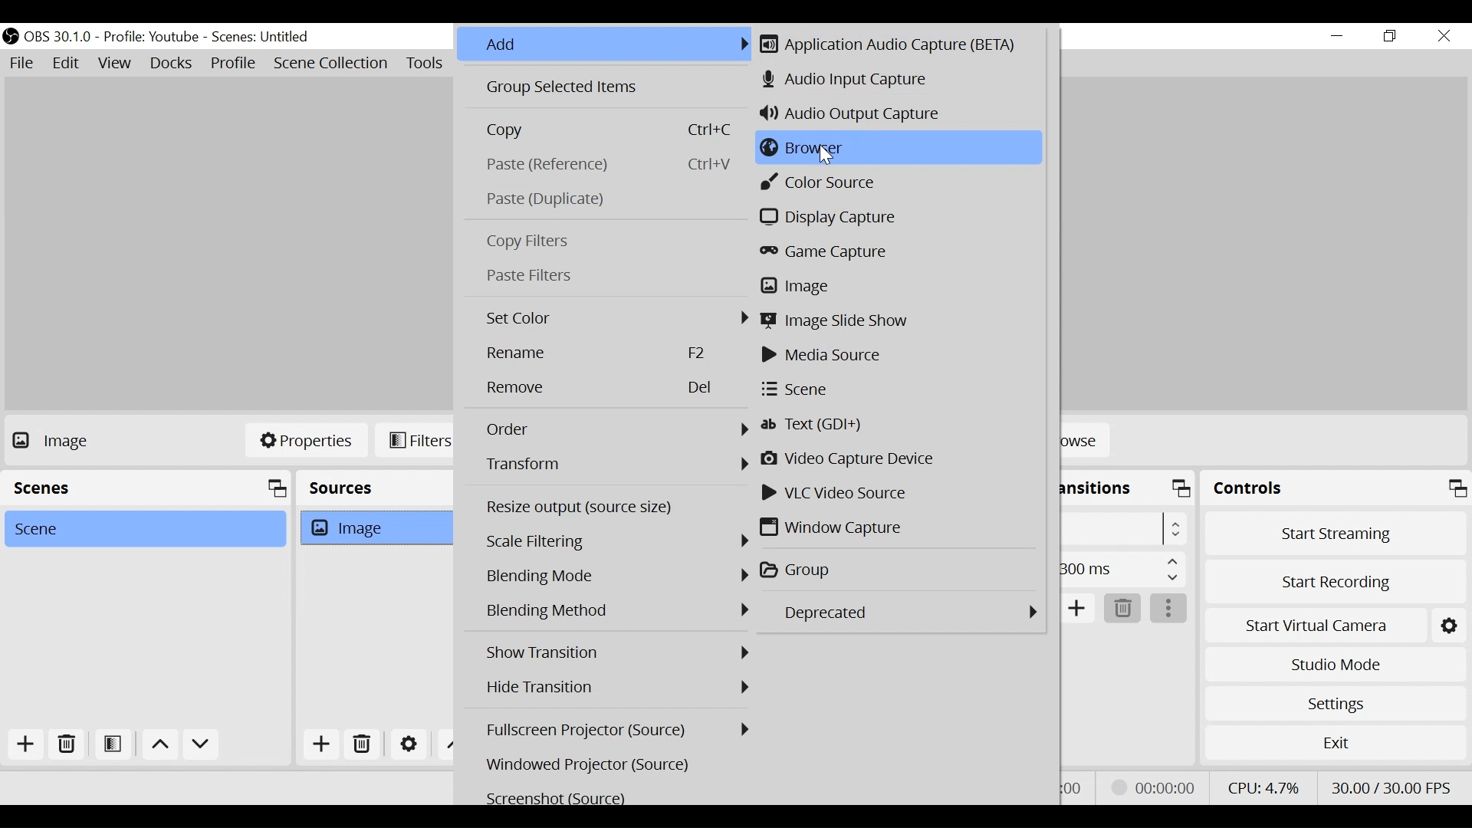 The height and width of the screenshot is (828, 1472). I want to click on Delete, so click(69, 746).